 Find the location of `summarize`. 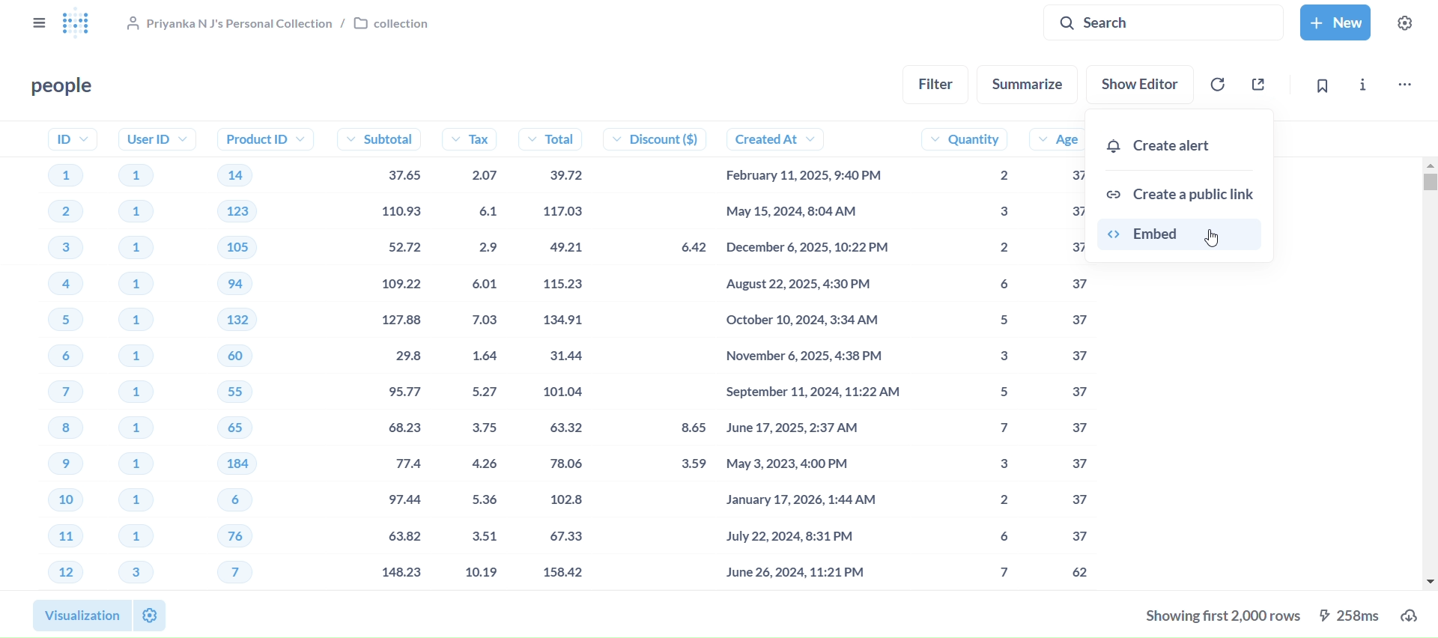

summarize is located at coordinates (1034, 83).